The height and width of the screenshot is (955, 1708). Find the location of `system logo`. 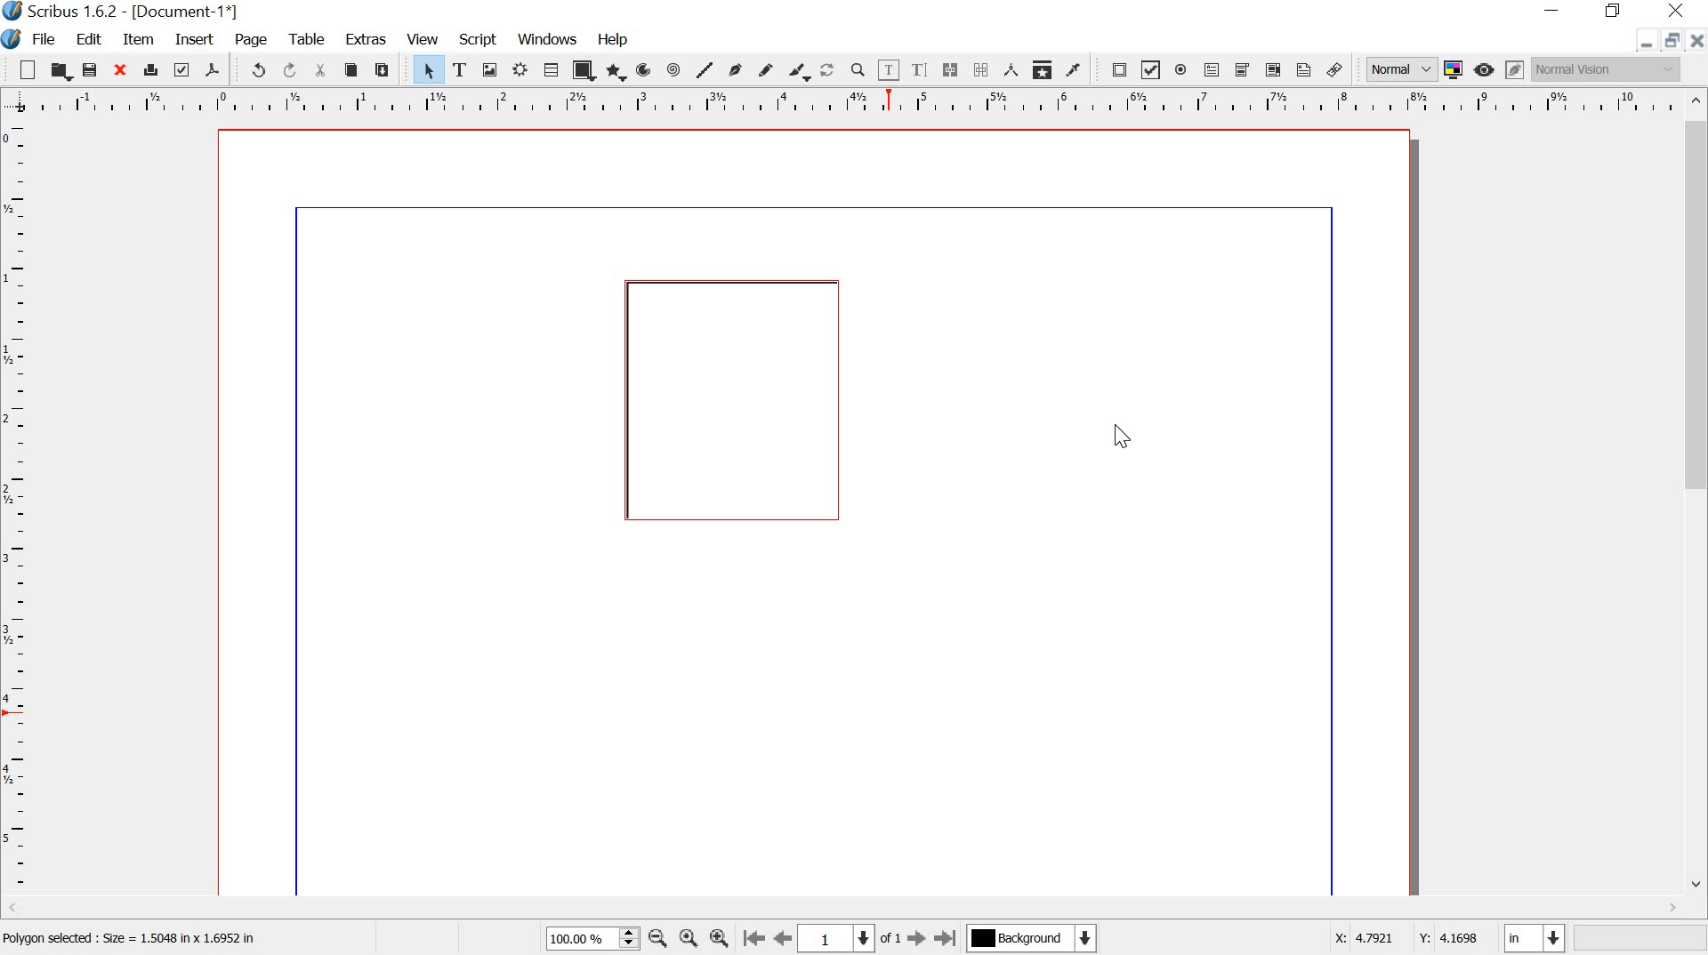

system logo is located at coordinates (12, 38).